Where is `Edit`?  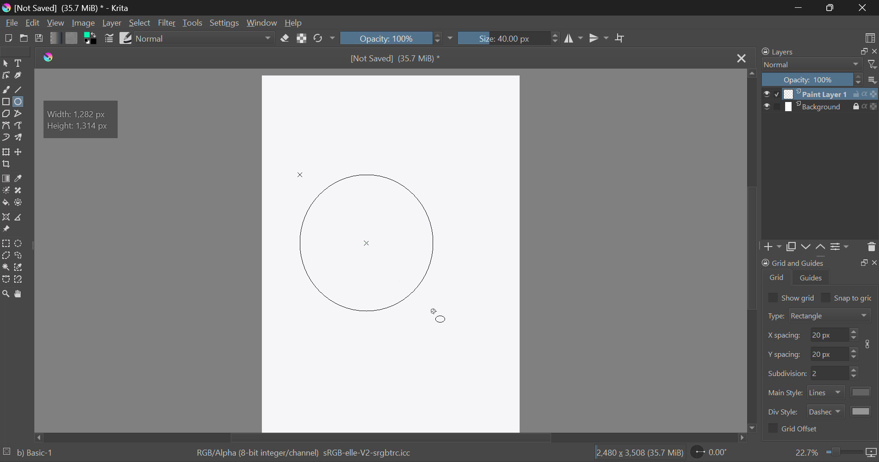
Edit is located at coordinates (33, 23).